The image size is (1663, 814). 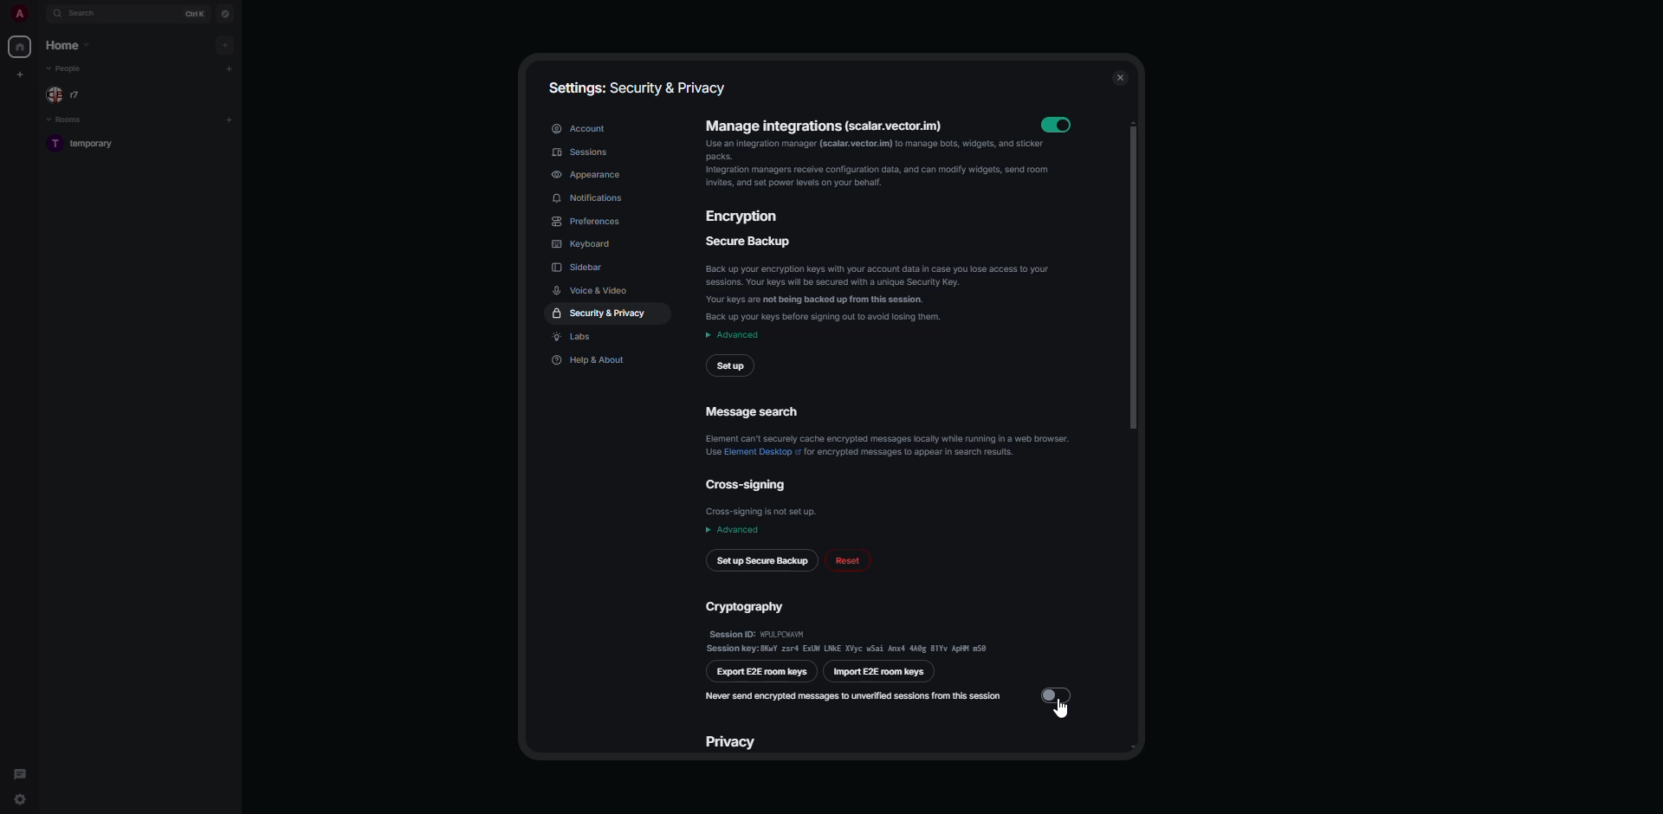 I want to click on export e2e room keys, so click(x=762, y=671).